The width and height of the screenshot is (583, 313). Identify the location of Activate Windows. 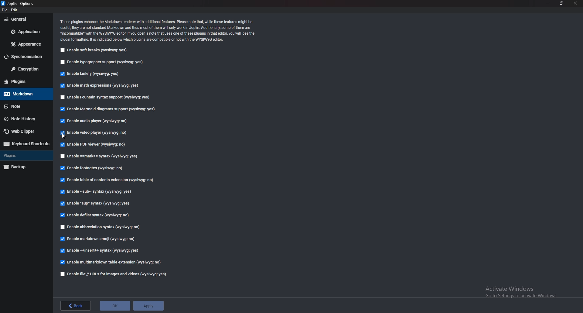
(511, 288).